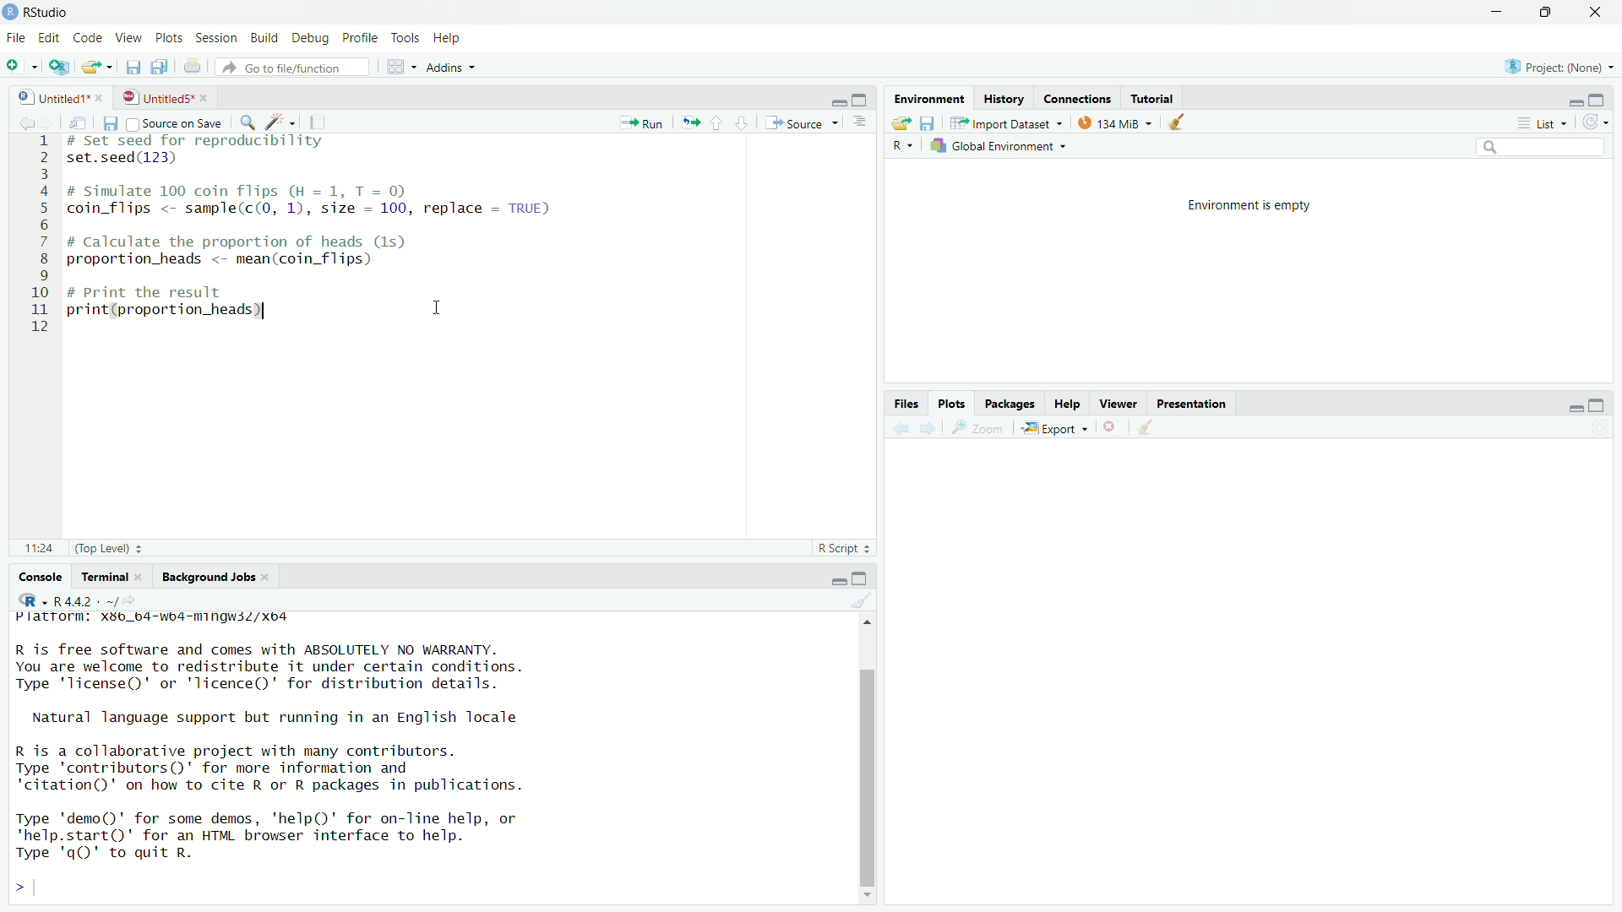 This screenshot has height=912, width=1622. What do you see at coordinates (1147, 429) in the screenshot?
I see `clear all plots` at bounding box center [1147, 429].